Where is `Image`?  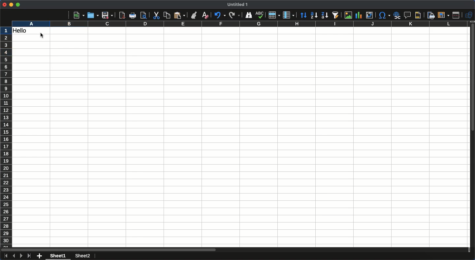
Image is located at coordinates (347, 15).